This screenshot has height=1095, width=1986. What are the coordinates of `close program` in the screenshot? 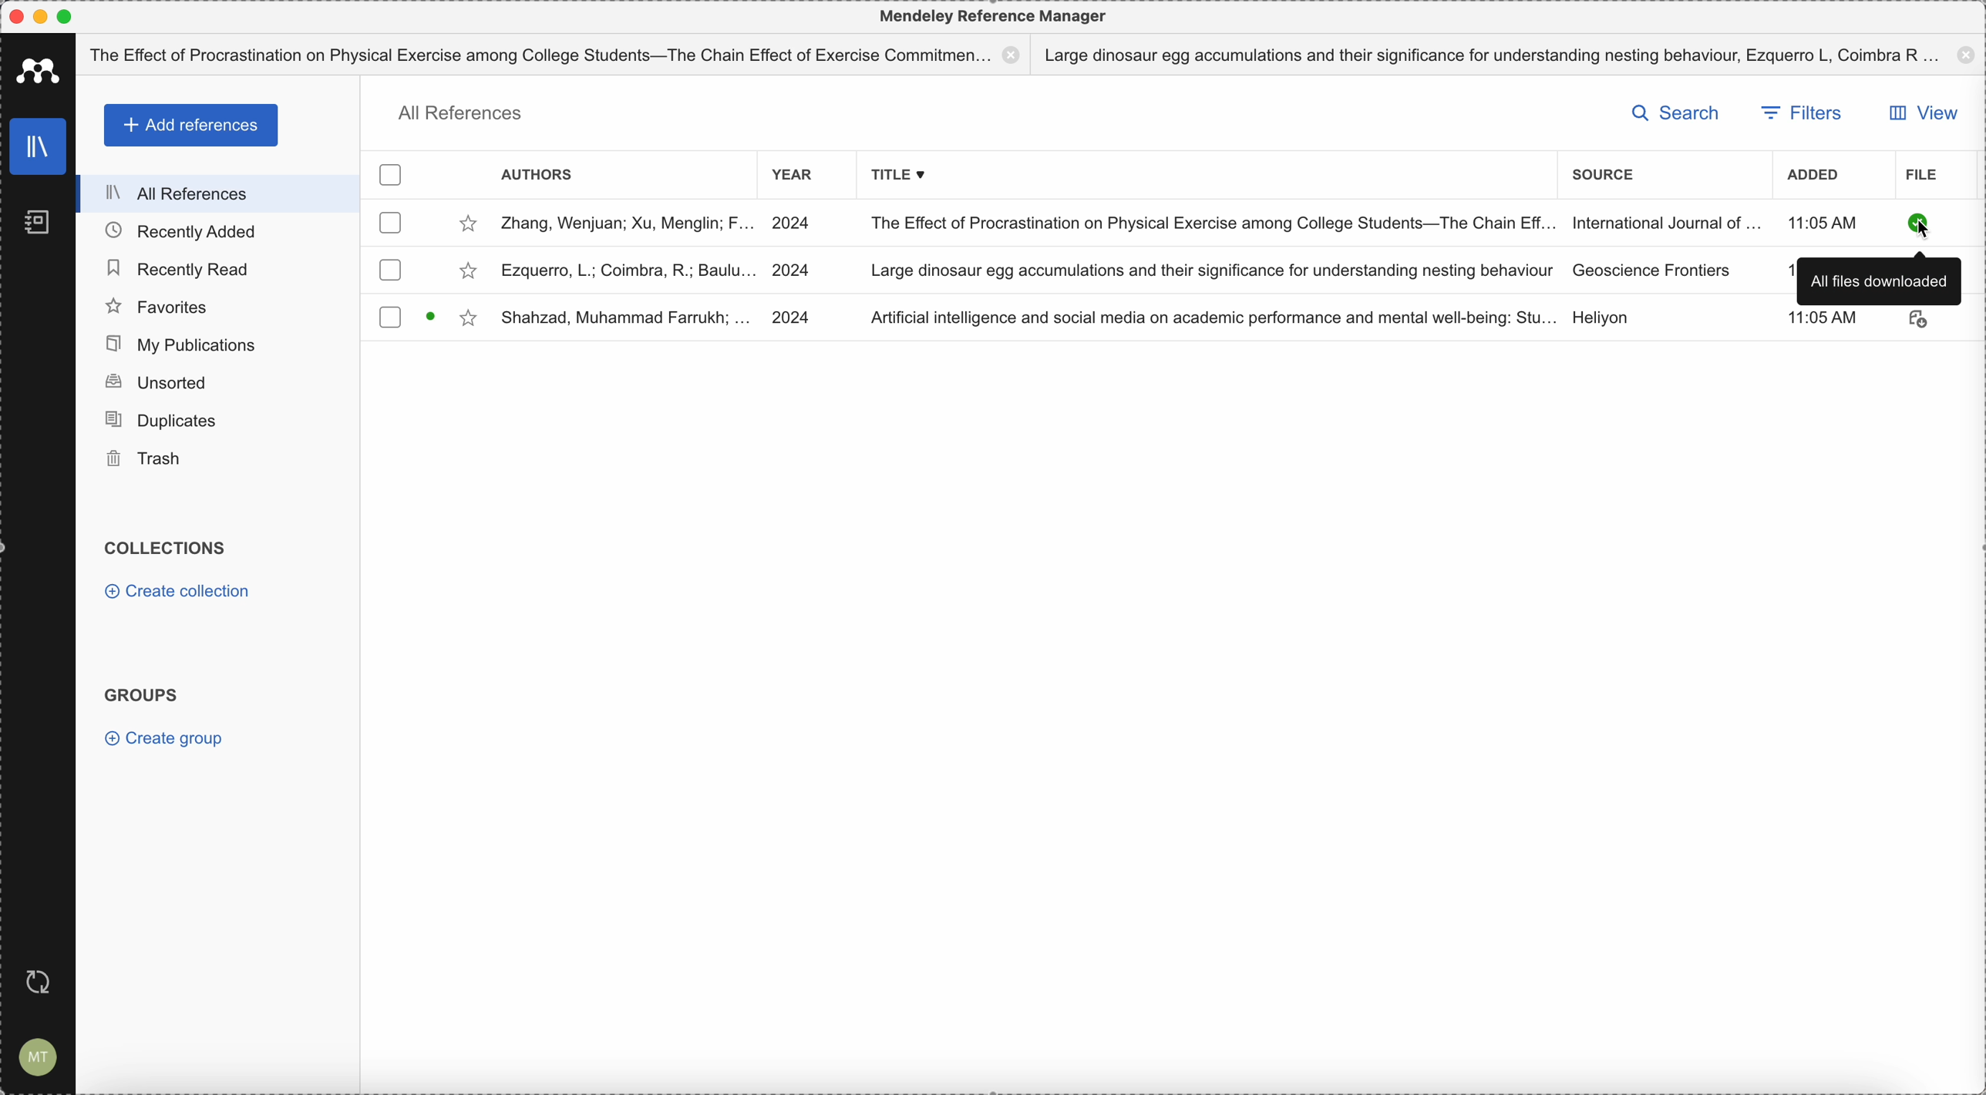 It's located at (15, 17).